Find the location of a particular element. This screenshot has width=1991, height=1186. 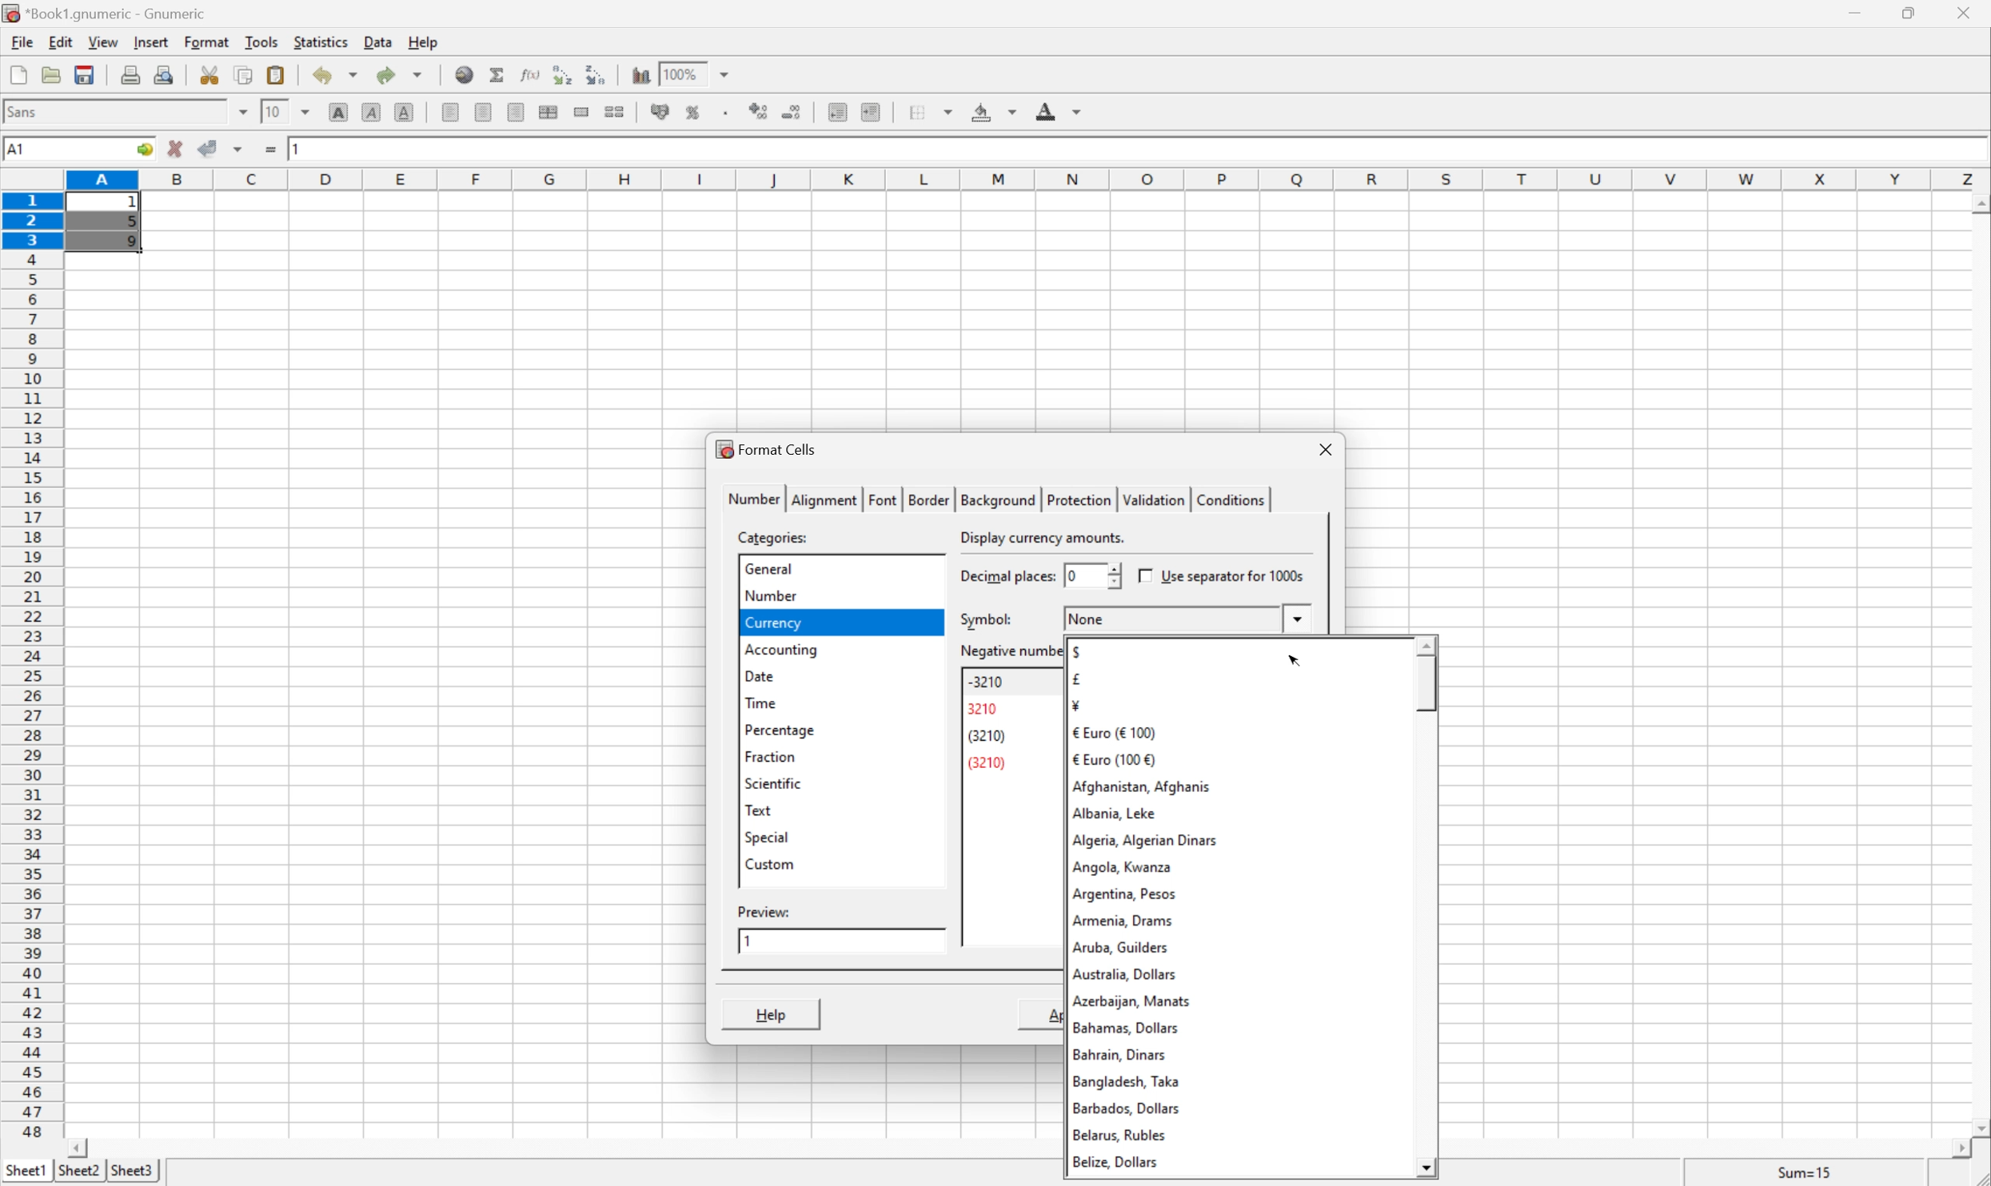

close is located at coordinates (1326, 450).